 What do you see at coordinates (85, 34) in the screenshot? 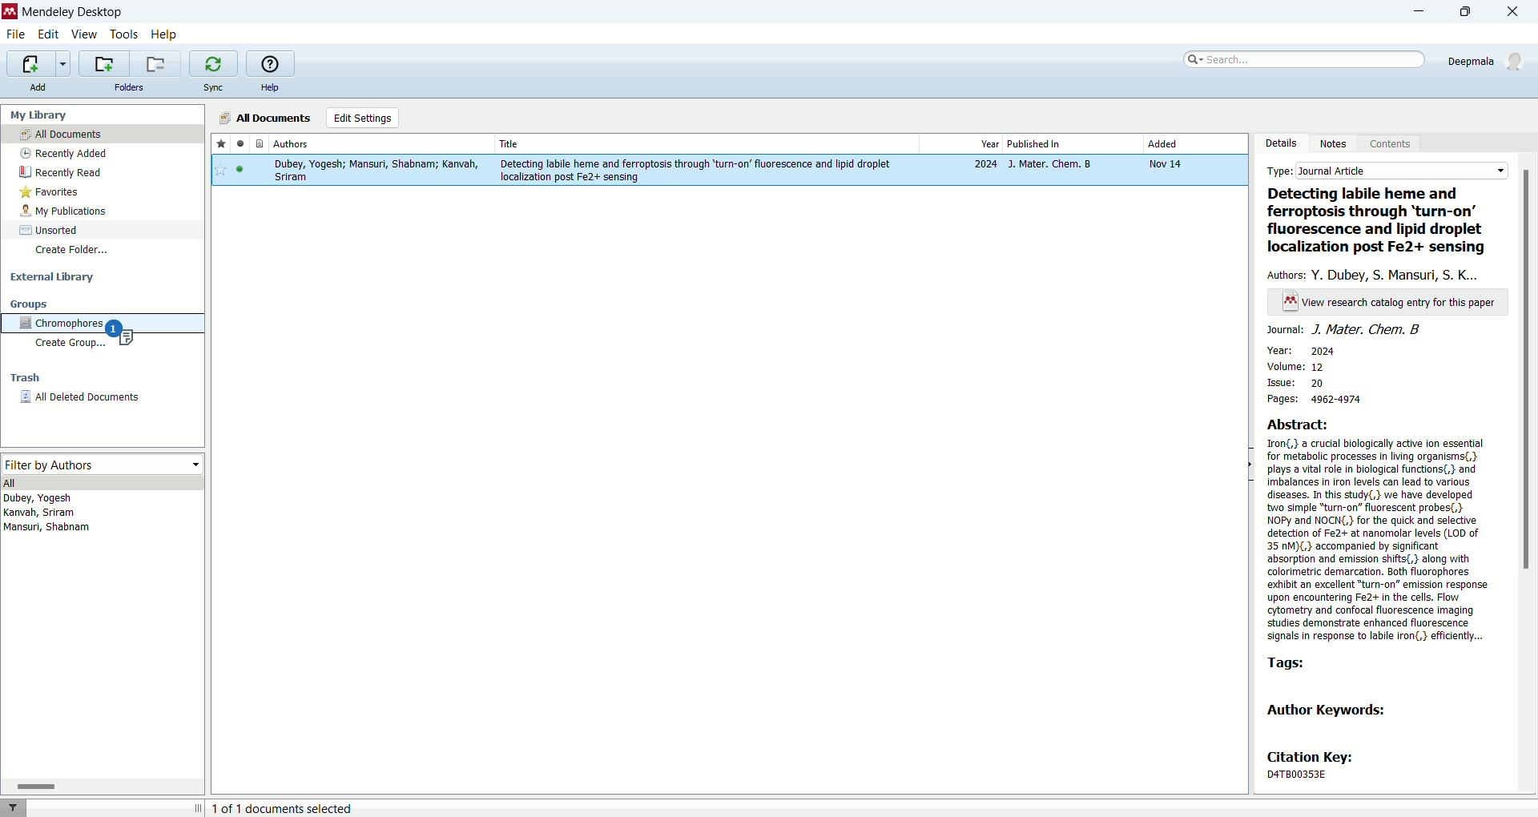
I see `view` at bounding box center [85, 34].